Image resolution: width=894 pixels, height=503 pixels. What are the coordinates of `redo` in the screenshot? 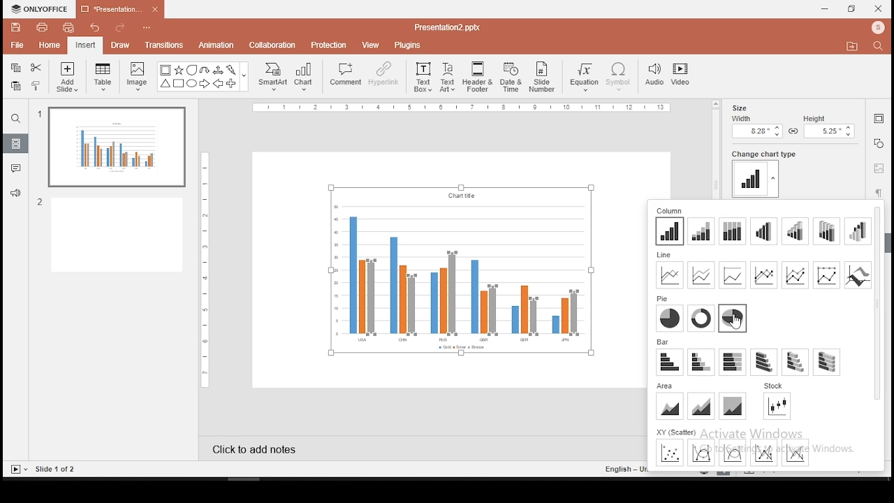 It's located at (117, 27).